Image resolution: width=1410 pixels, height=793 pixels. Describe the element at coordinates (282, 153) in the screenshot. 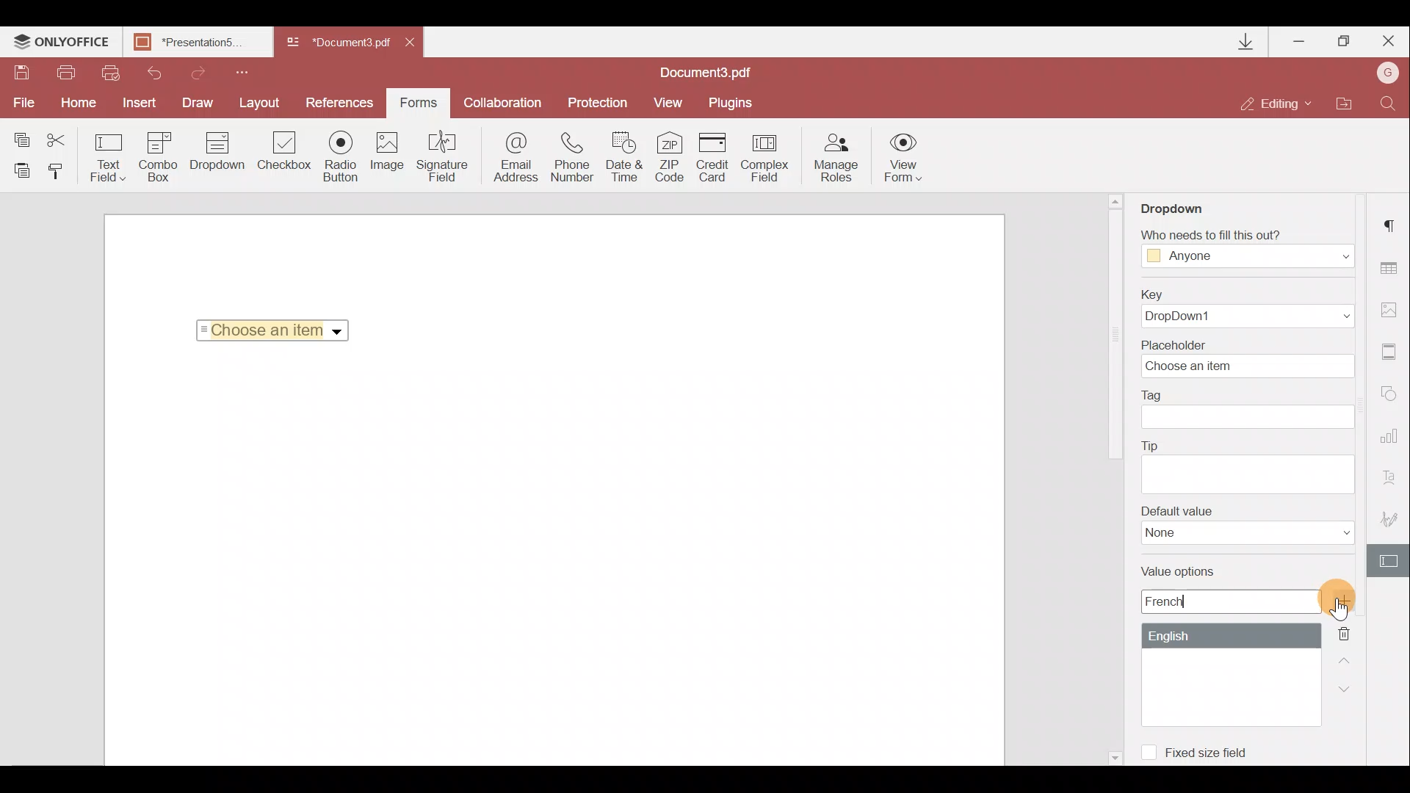

I see `Checkbox` at that location.